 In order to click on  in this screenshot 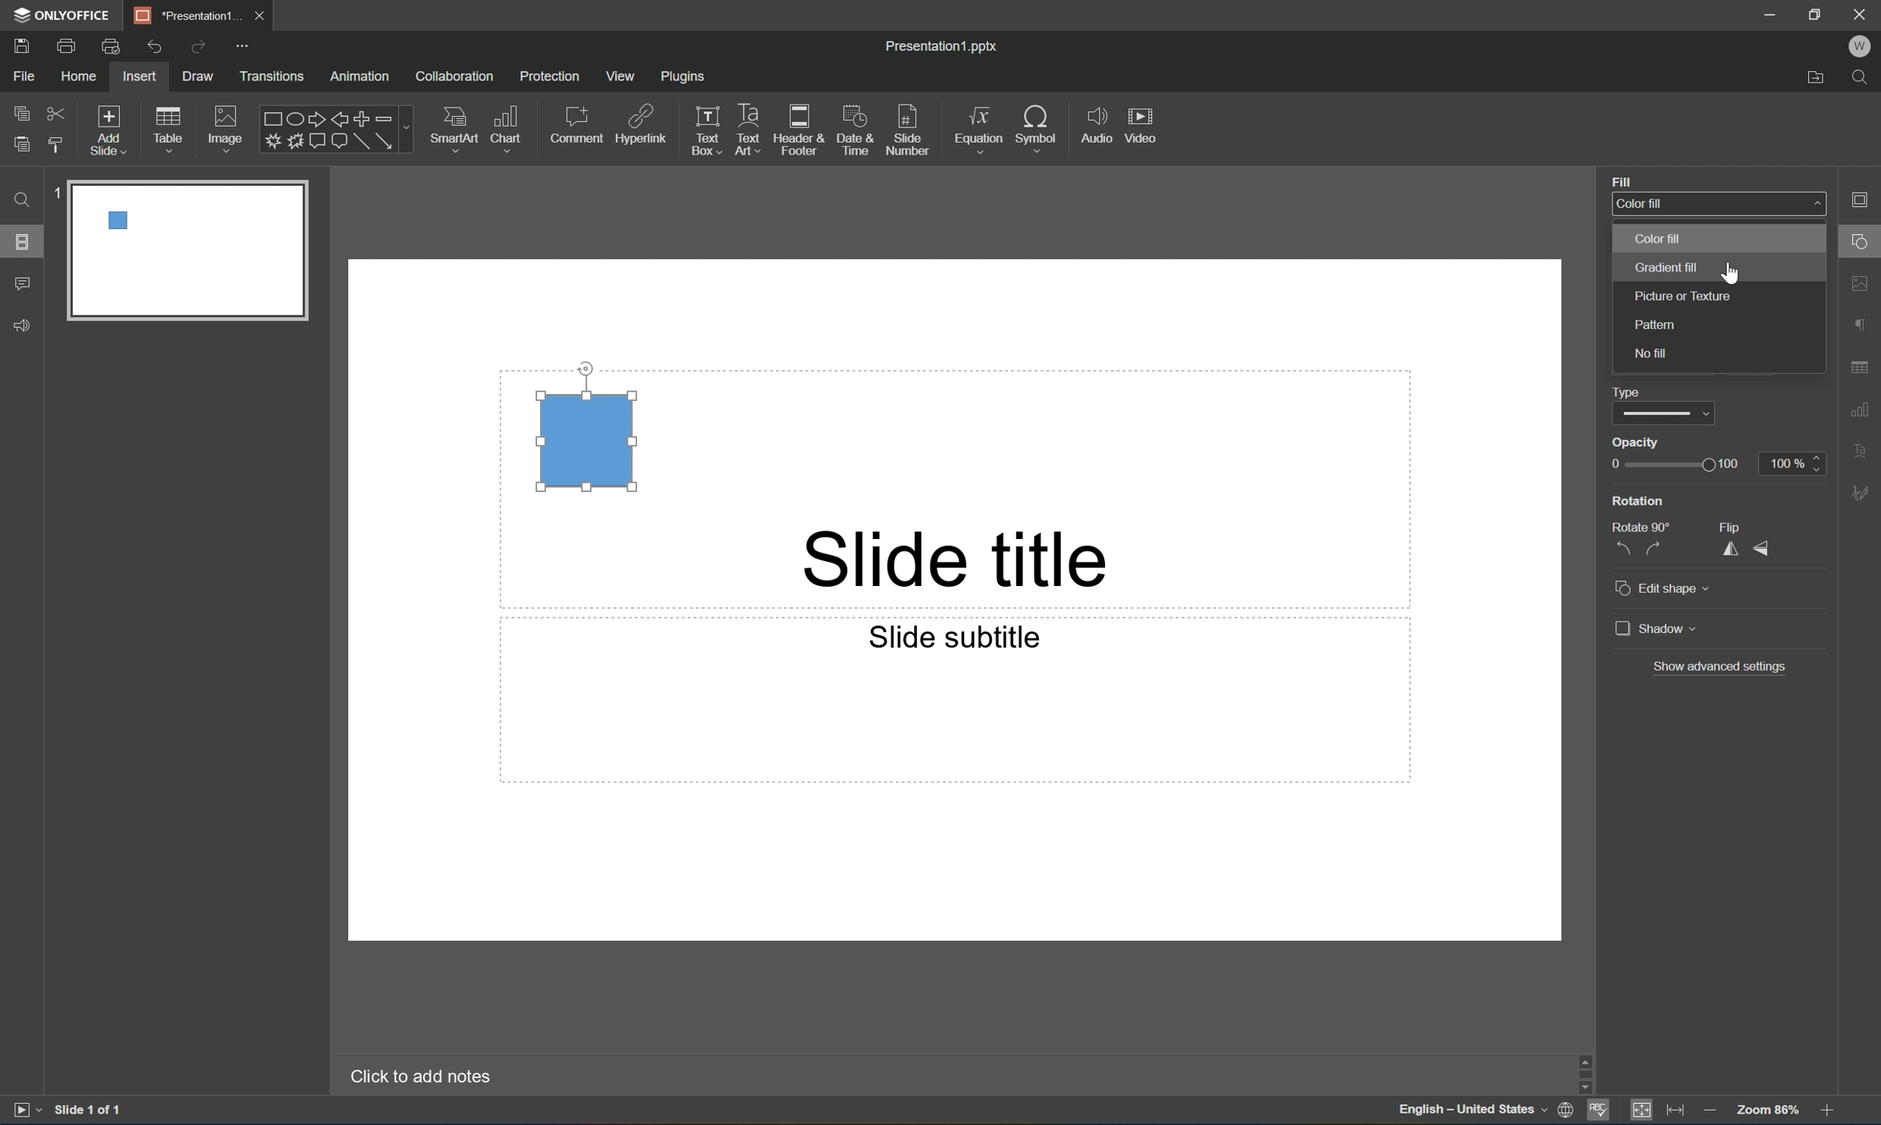, I will do `click(316, 139)`.